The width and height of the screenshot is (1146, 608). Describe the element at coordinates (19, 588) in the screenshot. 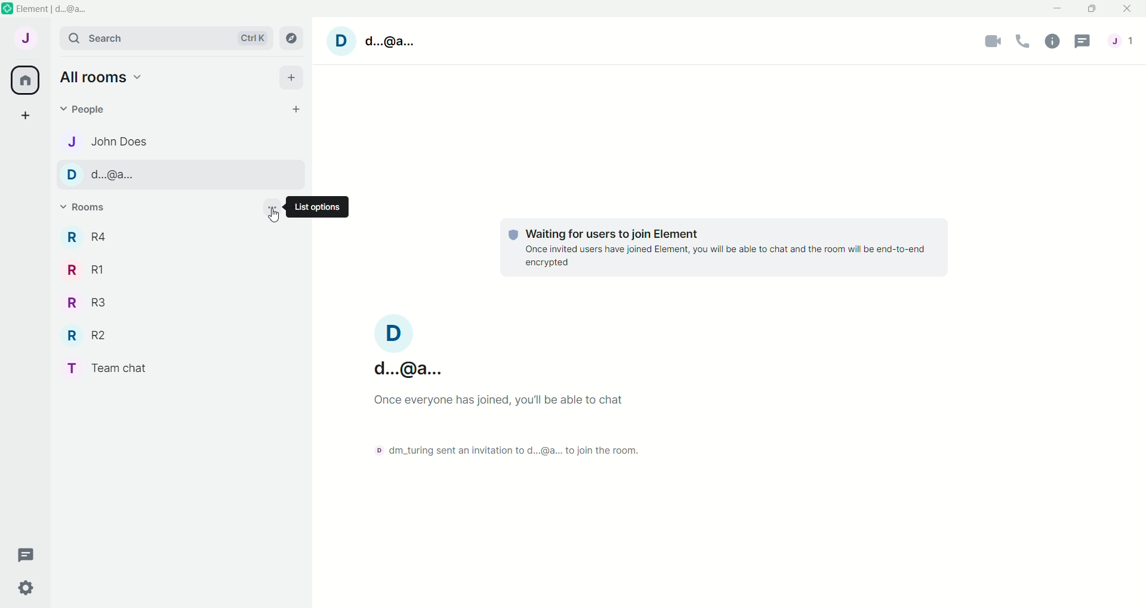

I see `Quick settings` at that location.